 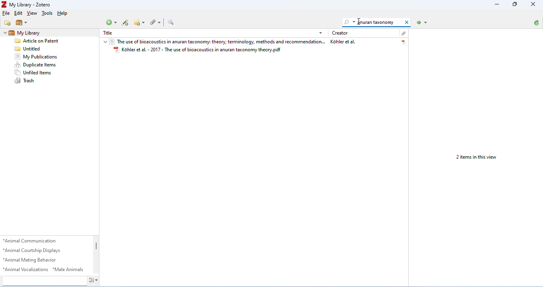 I want to click on [4 Untitled, so click(x=41, y=48).